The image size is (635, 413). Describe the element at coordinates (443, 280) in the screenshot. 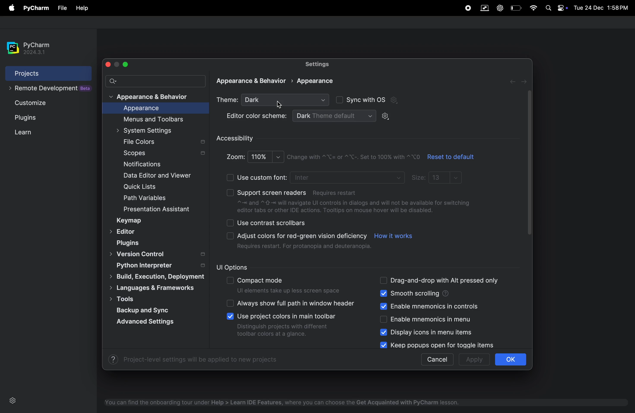

I see `drag and drop alt pressed only` at that location.